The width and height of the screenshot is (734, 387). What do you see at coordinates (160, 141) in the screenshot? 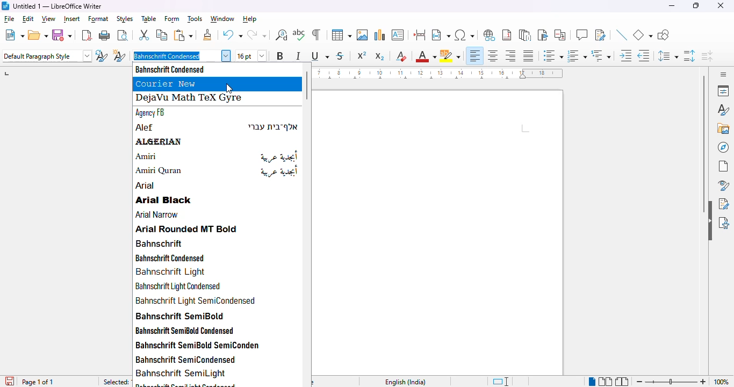
I see `algerian` at bounding box center [160, 141].